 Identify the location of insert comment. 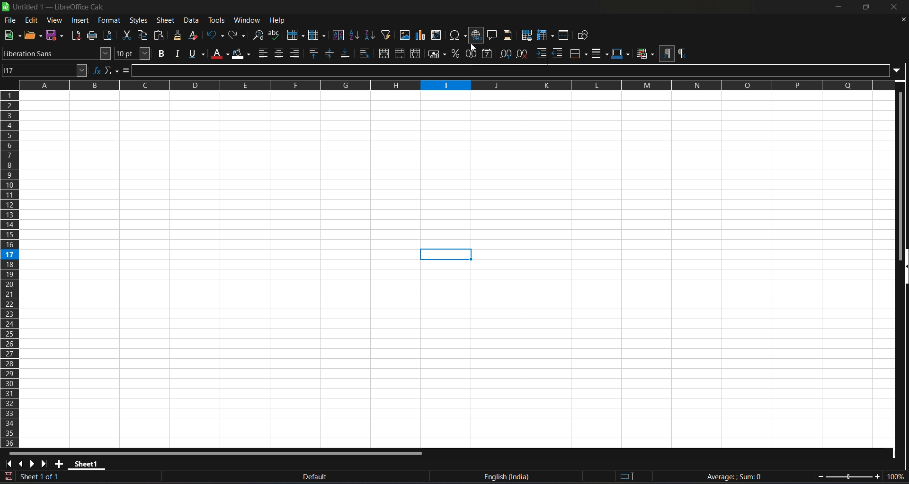
(493, 35).